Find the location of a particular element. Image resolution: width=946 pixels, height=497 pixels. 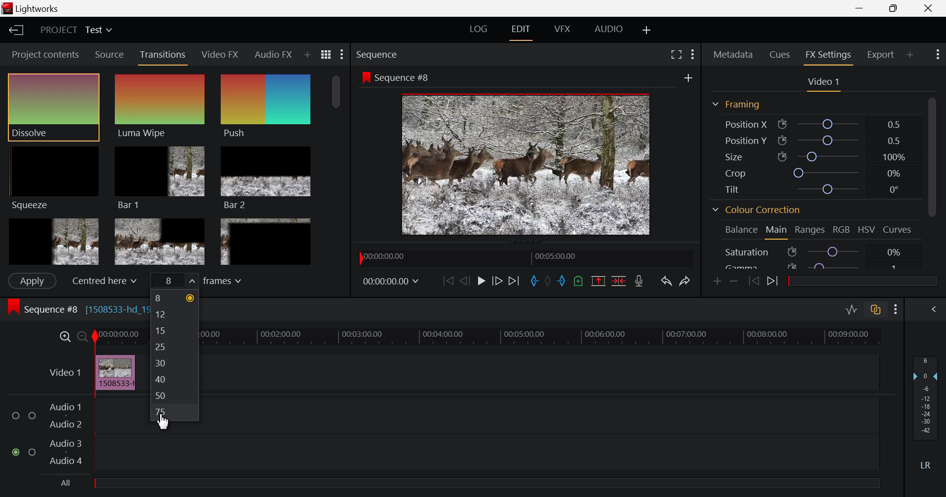

Main is located at coordinates (777, 231).